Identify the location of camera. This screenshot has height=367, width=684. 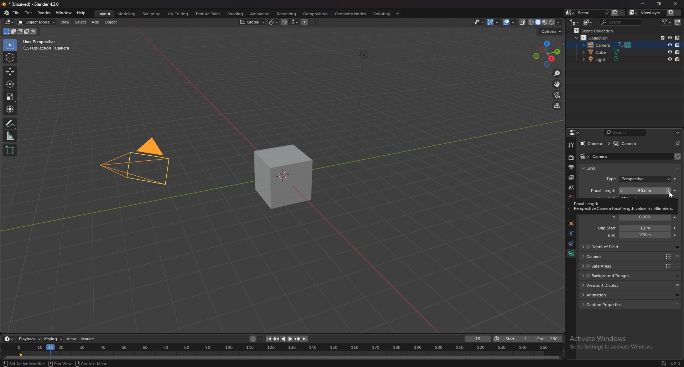
(135, 165).